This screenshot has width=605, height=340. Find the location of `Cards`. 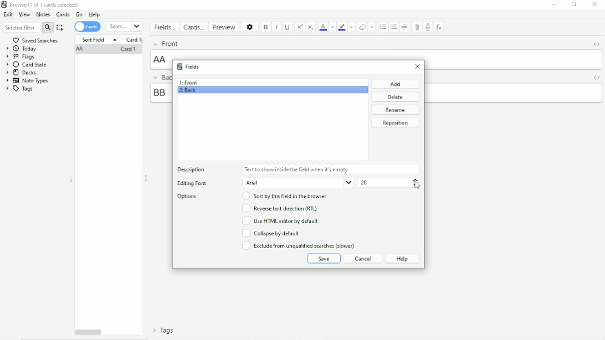

Cards is located at coordinates (88, 27).